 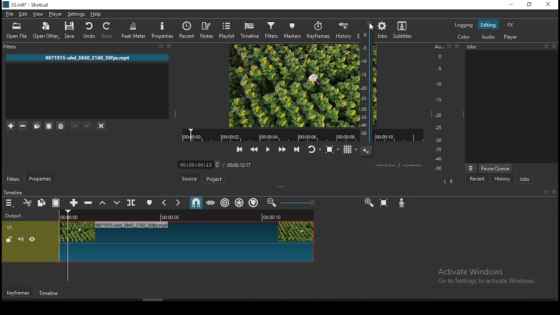 What do you see at coordinates (24, 14) in the screenshot?
I see `edit` at bounding box center [24, 14].